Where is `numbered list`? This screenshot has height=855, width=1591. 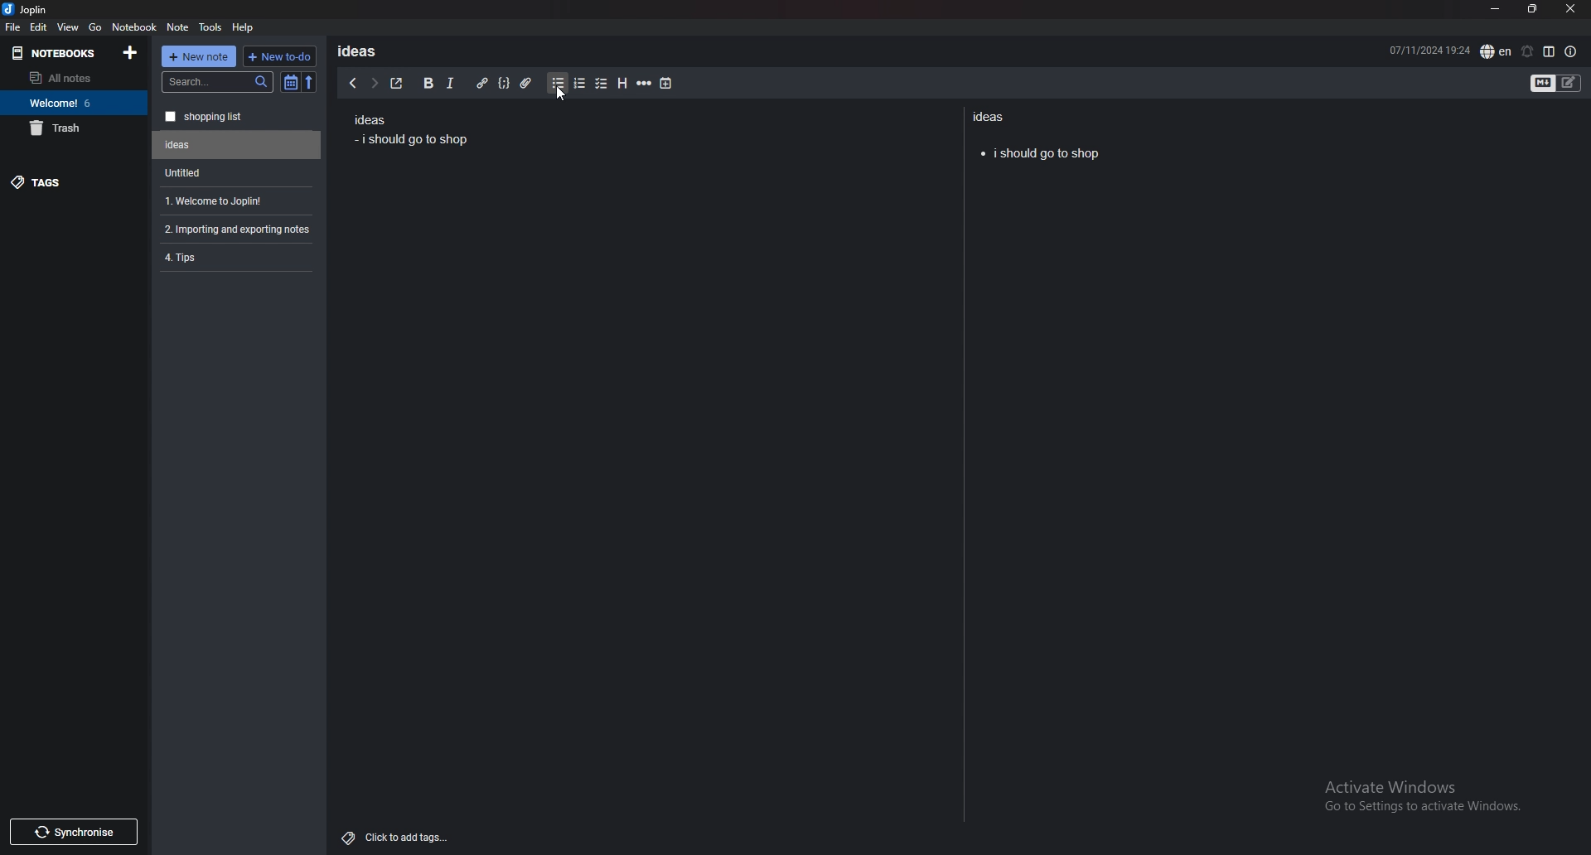 numbered list is located at coordinates (578, 84).